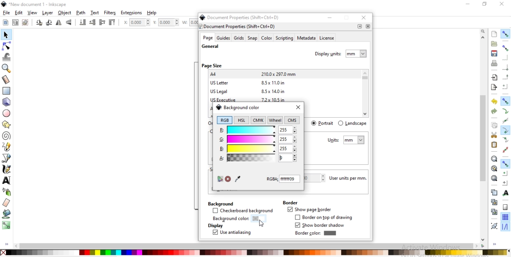 The width and height of the screenshot is (511, 257). I want to click on grids, so click(239, 38).